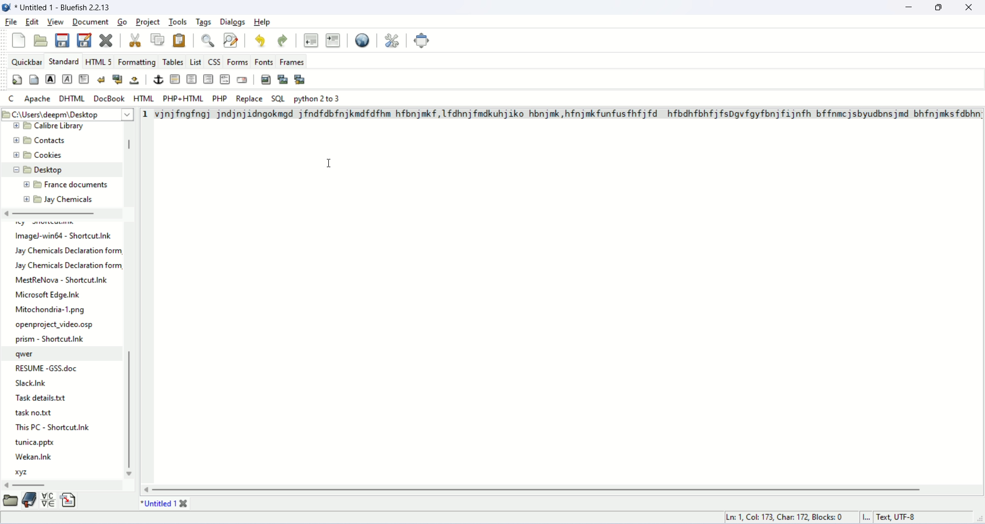 The width and height of the screenshot is (985, 524). I want to click on Contacts, so click(51, 140).